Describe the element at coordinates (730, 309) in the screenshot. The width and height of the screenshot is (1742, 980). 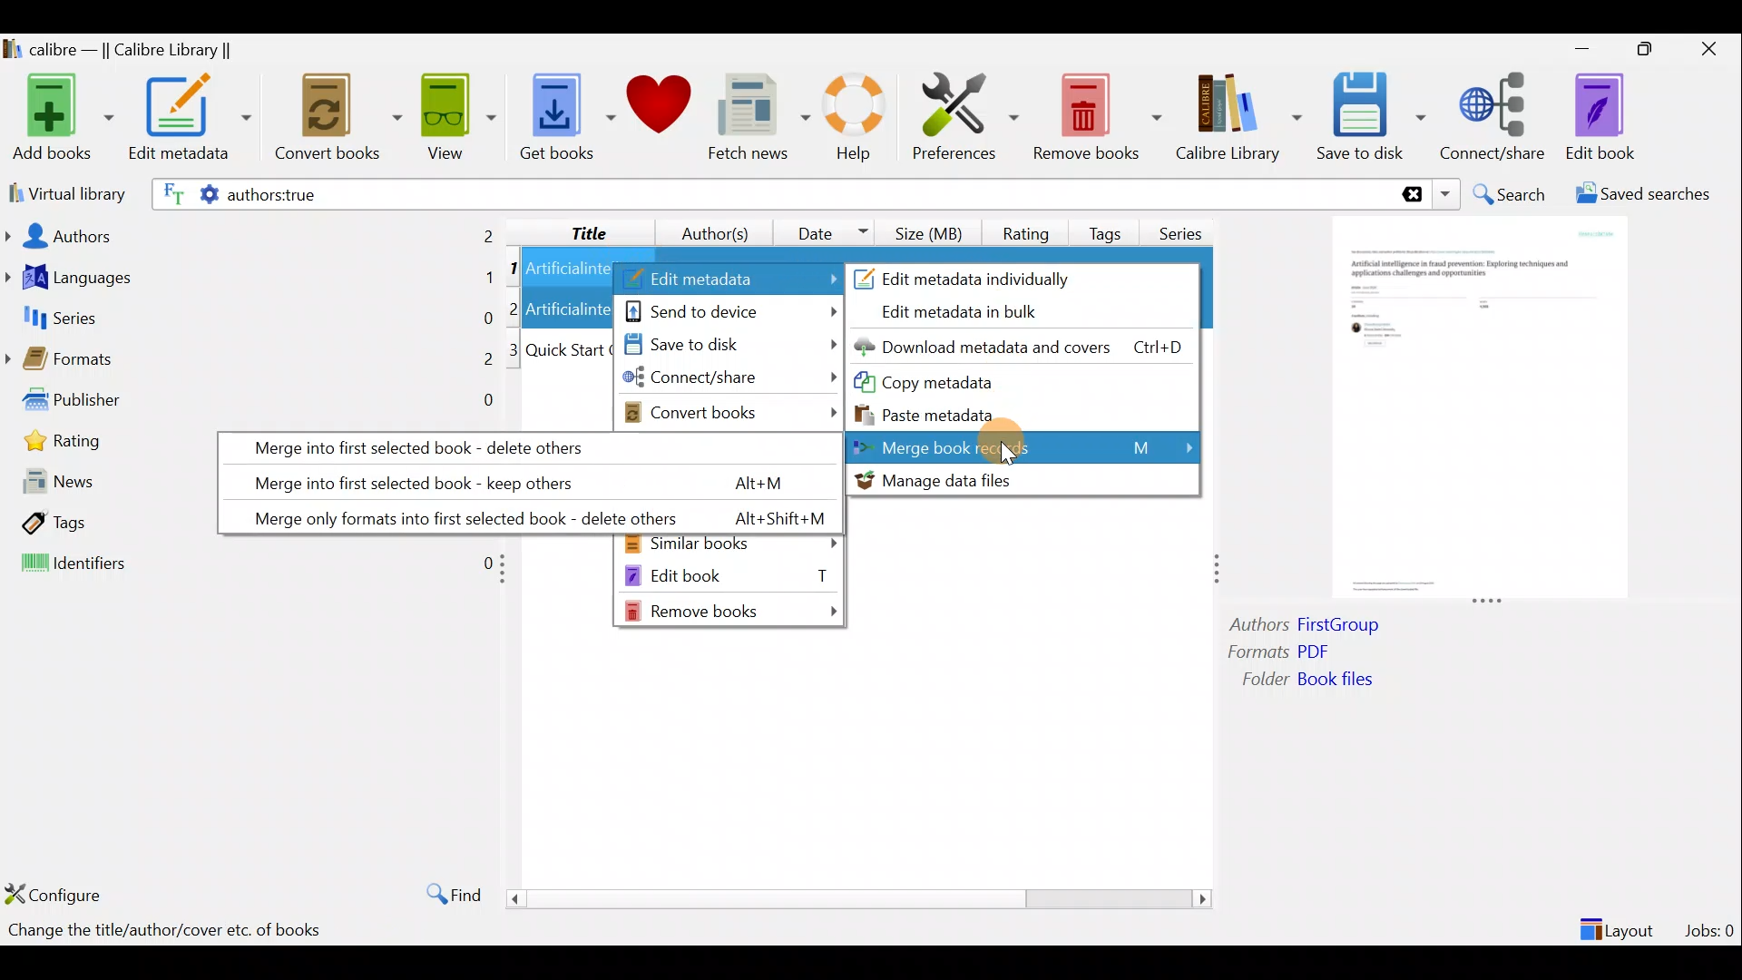
I see `Send to device` at that location.